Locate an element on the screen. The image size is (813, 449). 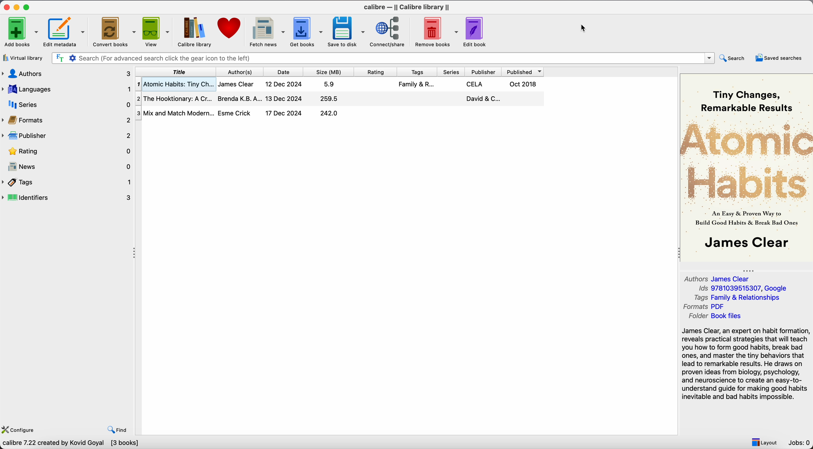
publisher is located at coordinates (486, 72).